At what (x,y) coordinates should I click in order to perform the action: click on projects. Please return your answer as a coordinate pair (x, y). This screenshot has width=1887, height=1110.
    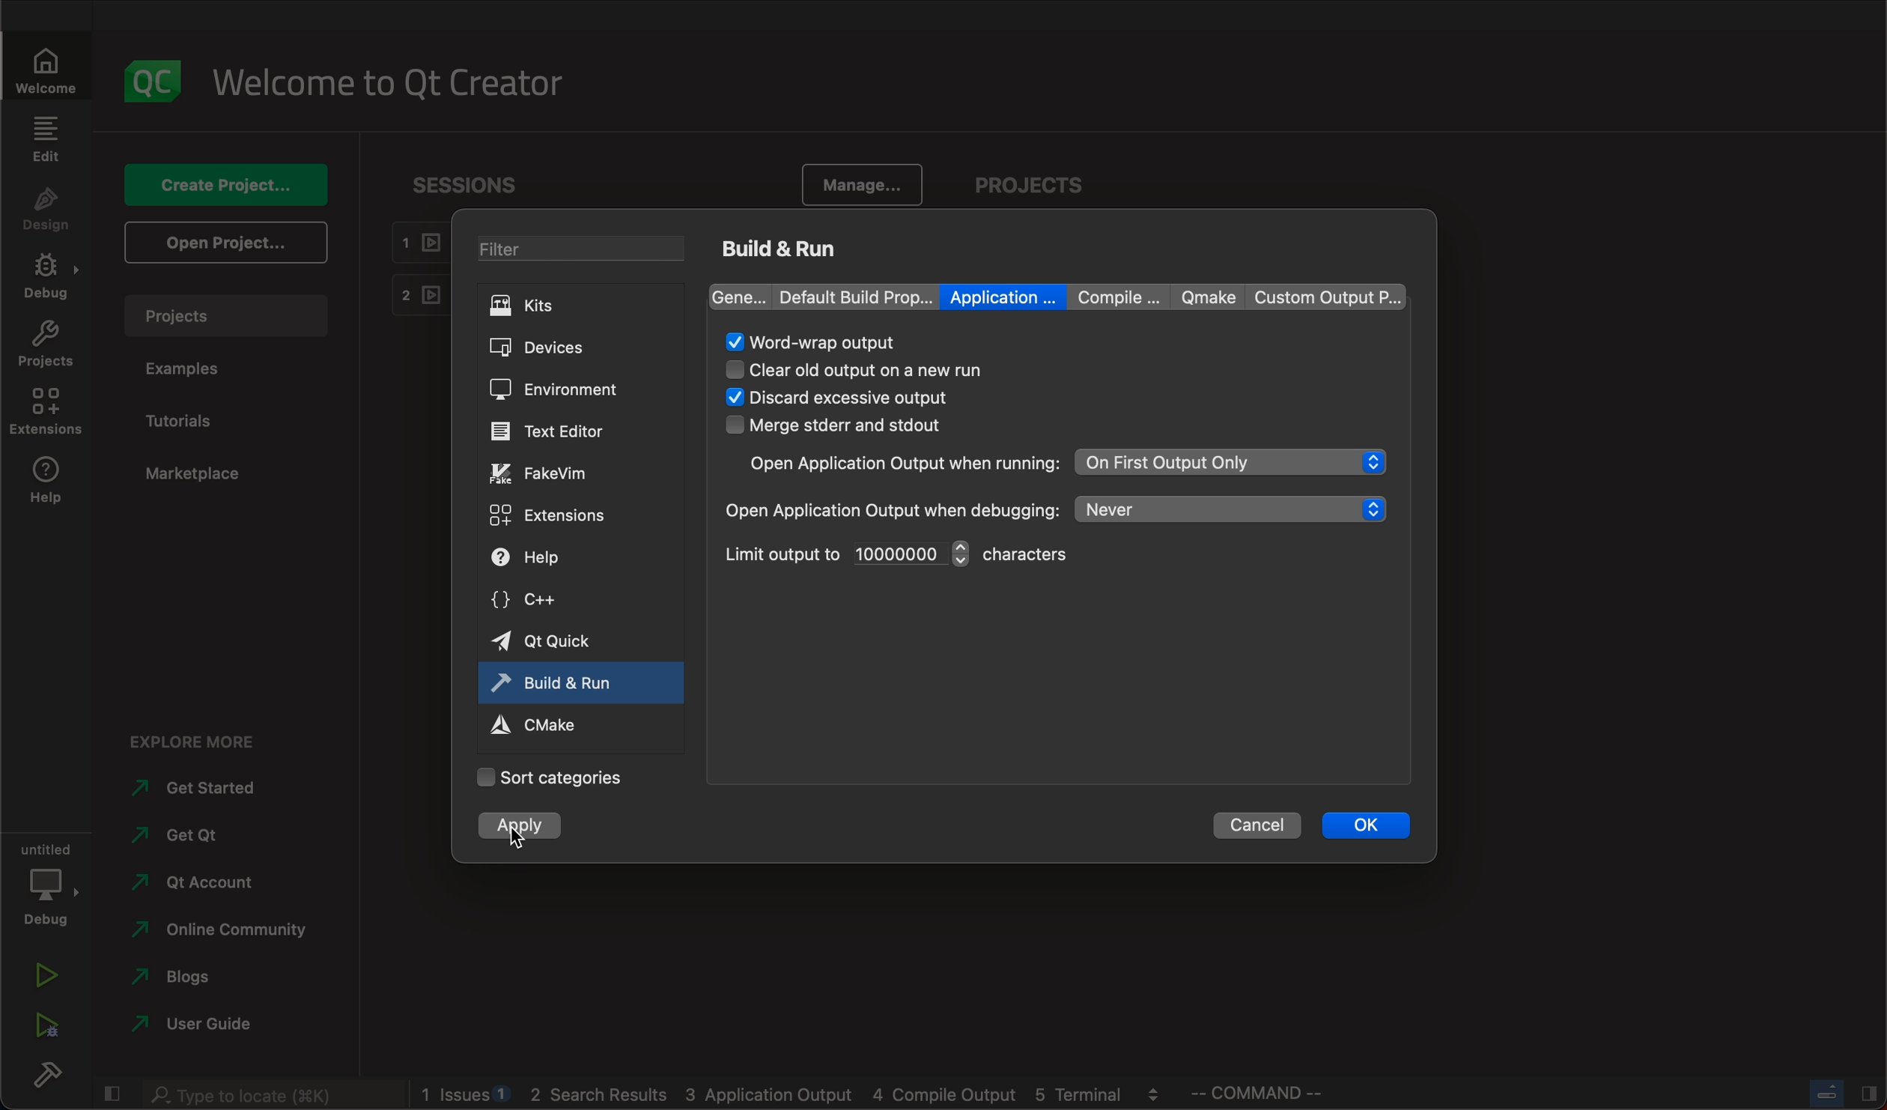
    Looking at the image, I should click on (45, 346).